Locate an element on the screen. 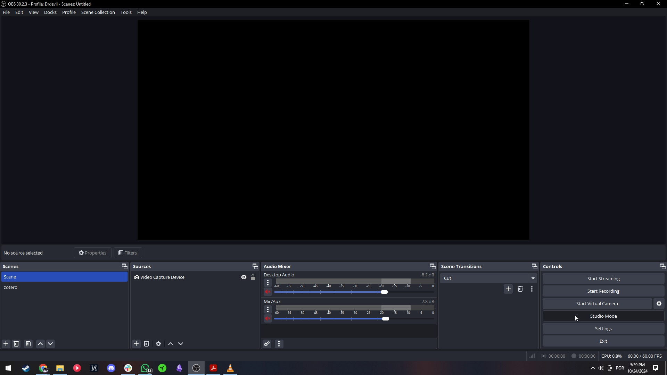 Image resolution: width=667 pixels, height=375 pixels. Scene filters is located at coordinates (28, 344).